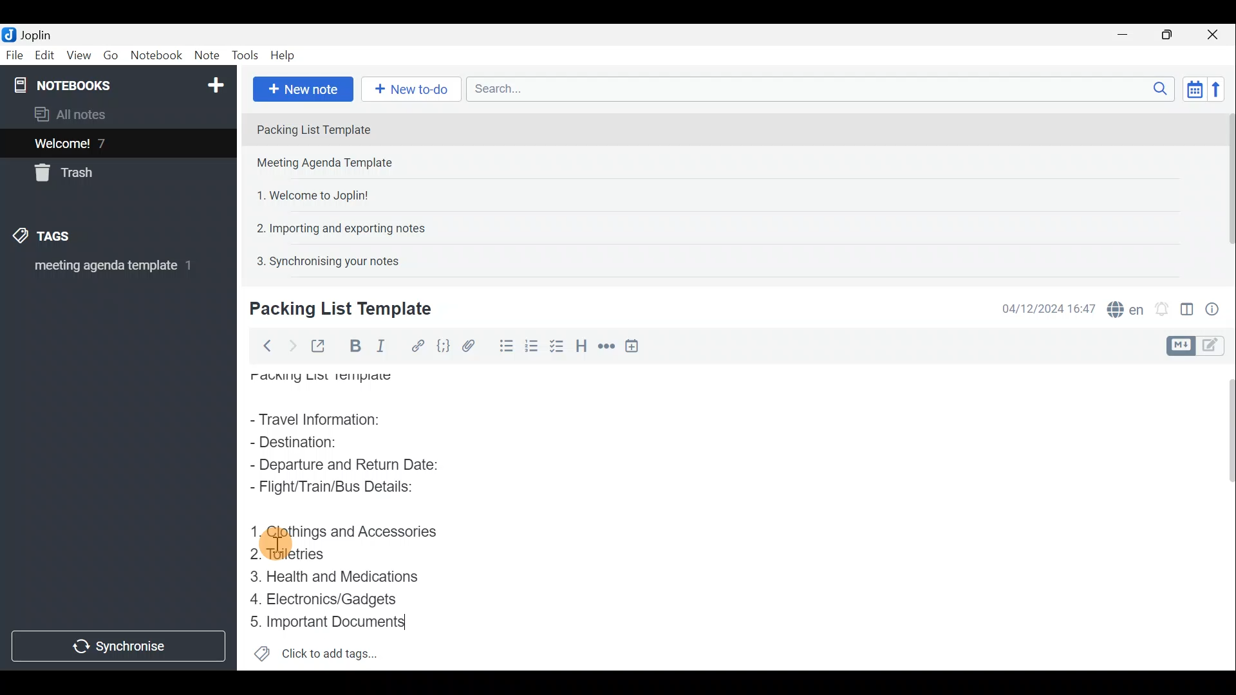  What do you see at coordinates (412, 89) in the screenshot?
I see `New to-do` at bounding box center [412, 89].